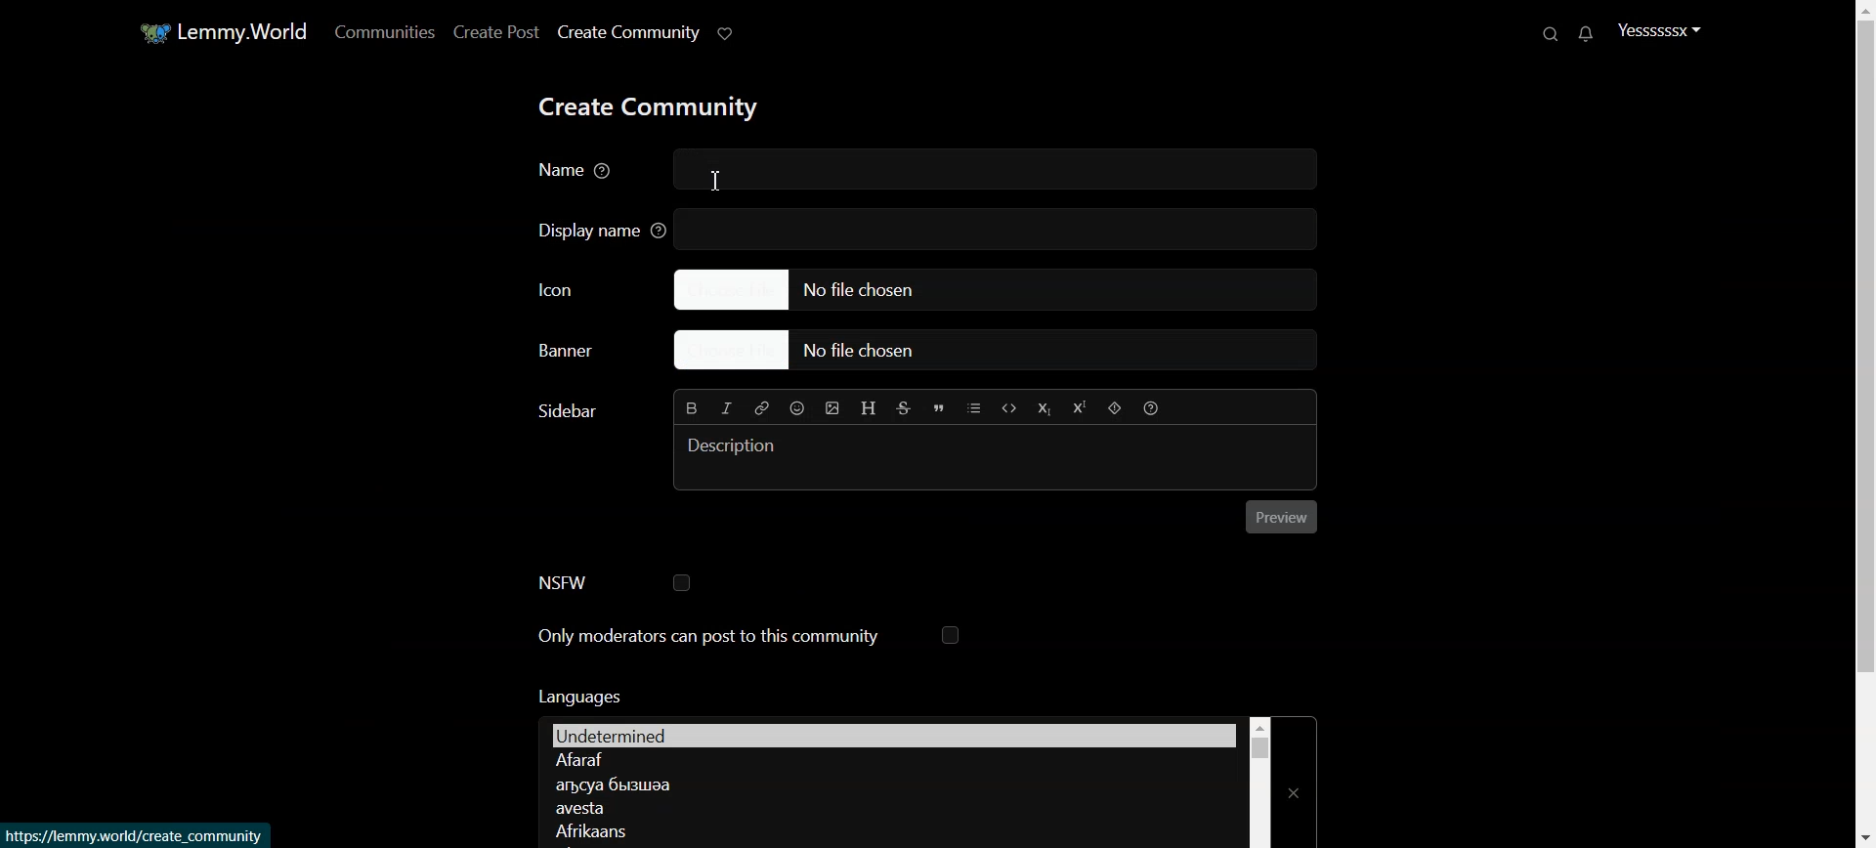 This screenshot has height=848, width=1876. I want to click on Create Community, so click(627, 32).